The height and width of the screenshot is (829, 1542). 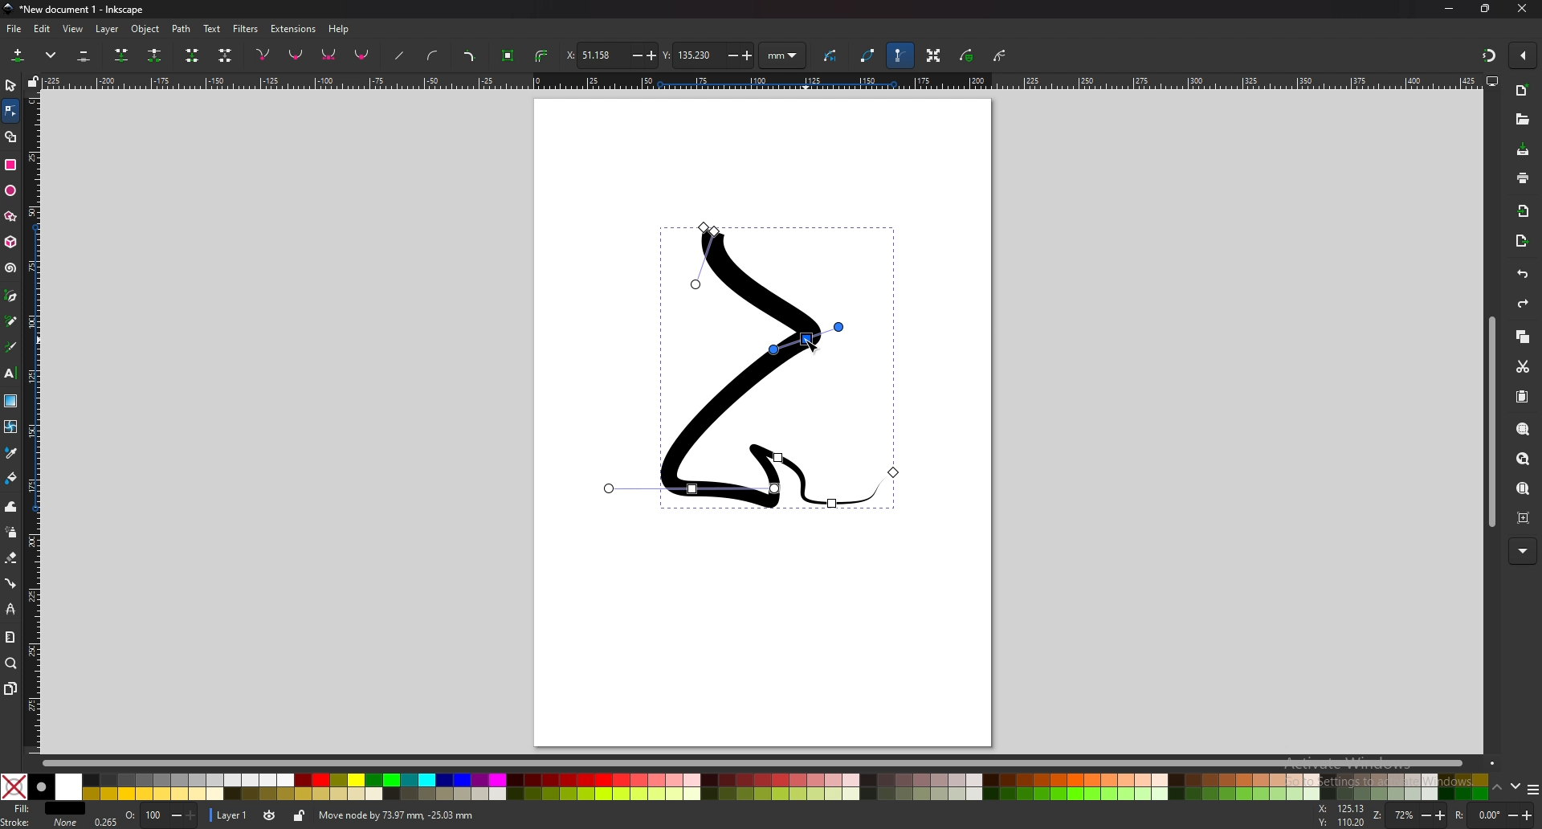 What do you see at coordinates (12, 190) in the screenshot?
I see `ellipse` at bounding box center [12, 190].